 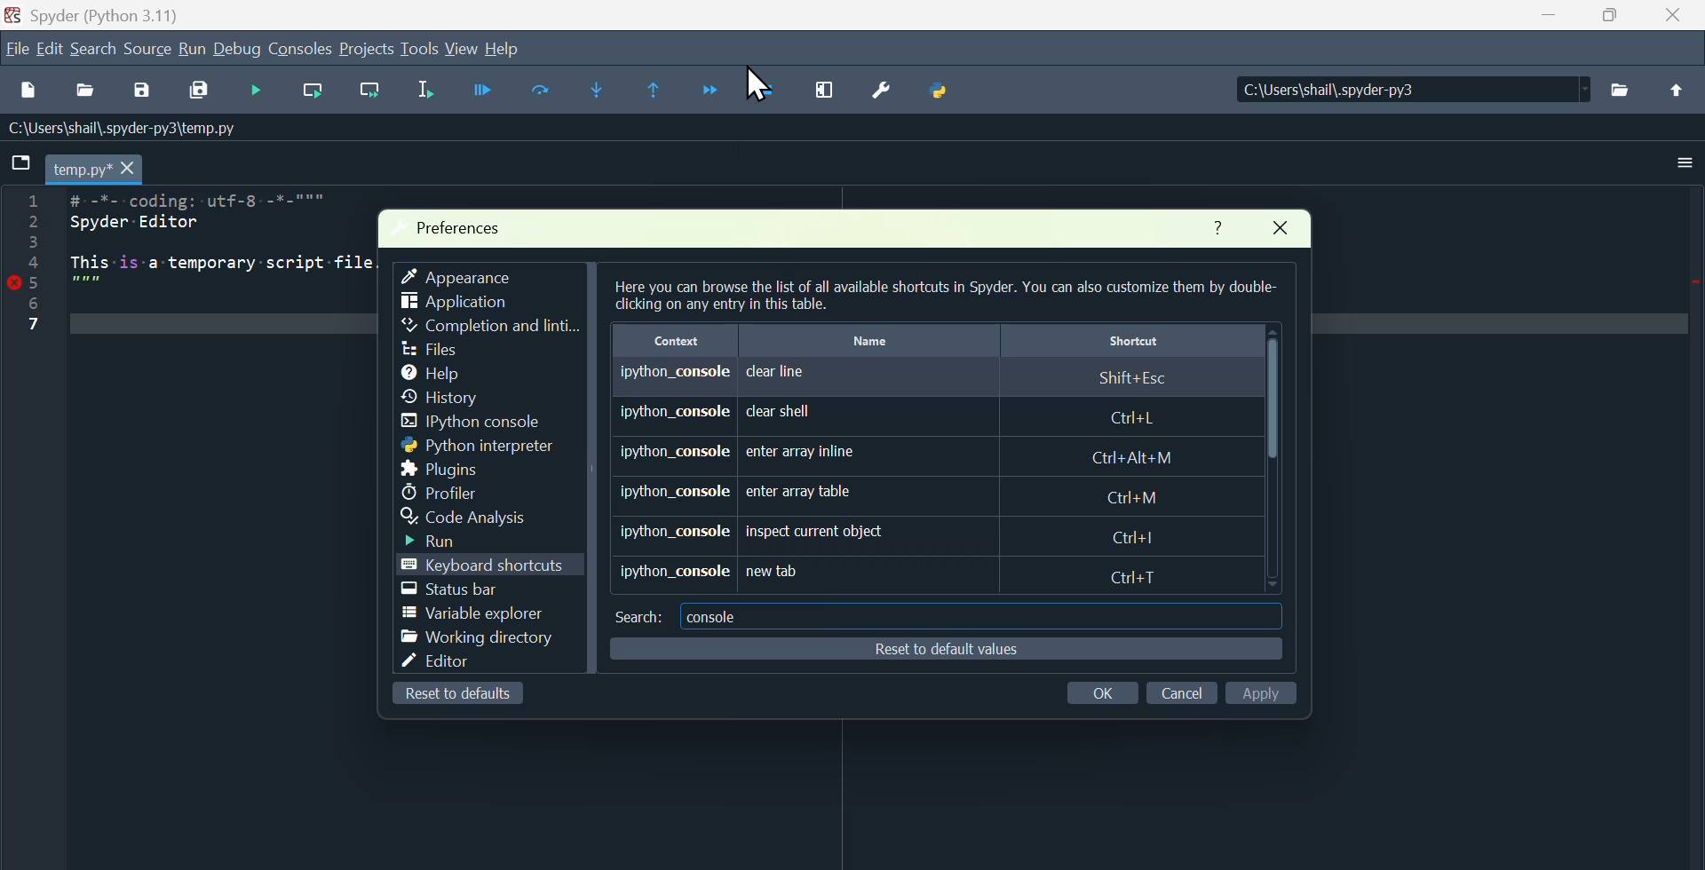 What do you see at coordinates (1623, 98) in the screenshot?
I see `Files` at bounding box center [1623, 98].